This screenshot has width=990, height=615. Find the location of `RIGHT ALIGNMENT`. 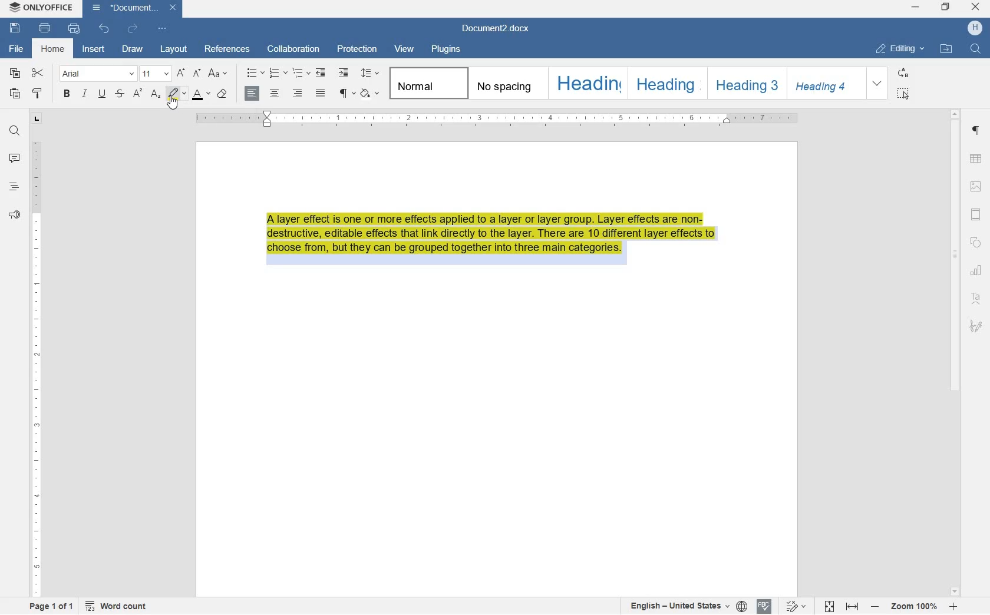

RIGHT ALIGNMENT is located at coordinates (296, 94).